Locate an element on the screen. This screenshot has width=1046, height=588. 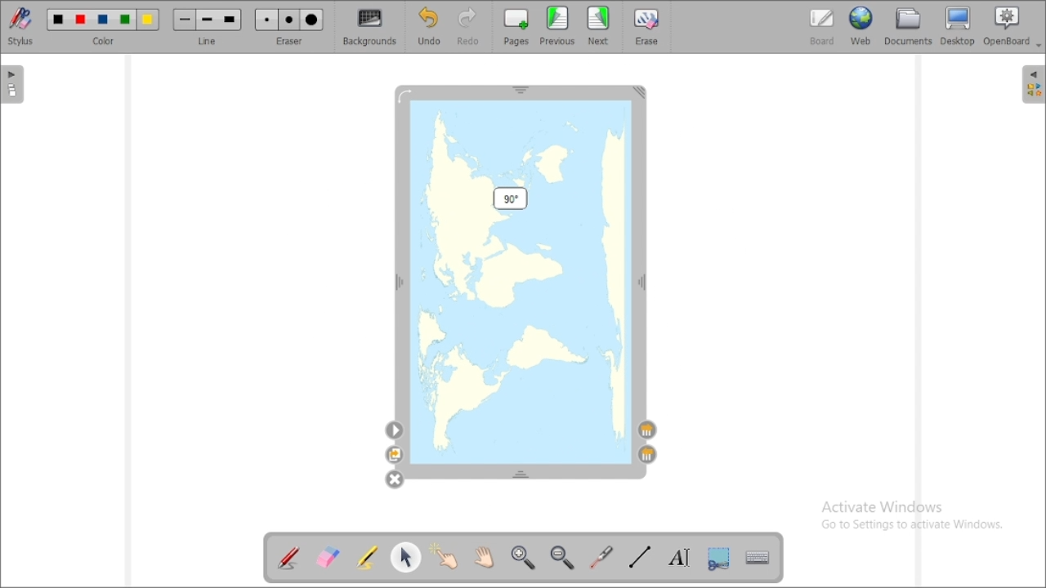
previous is located at coordinates (557, 25).